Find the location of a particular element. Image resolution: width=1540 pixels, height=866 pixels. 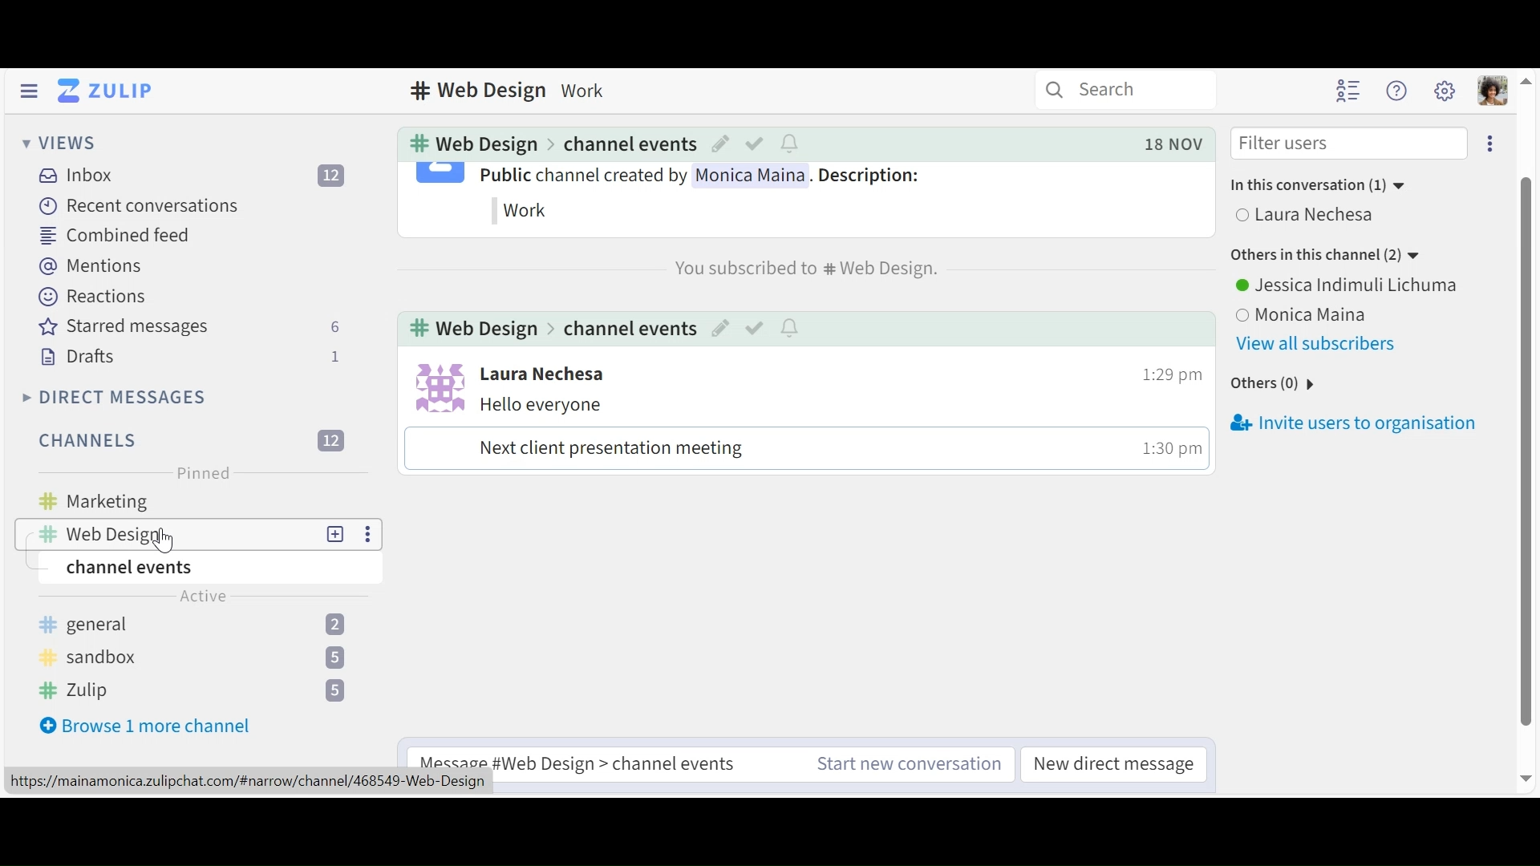

Search is located at coordinates (1100, 91).